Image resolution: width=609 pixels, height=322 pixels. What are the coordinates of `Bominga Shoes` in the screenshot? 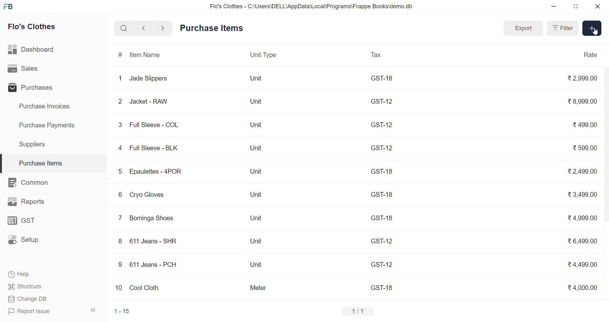 It's located at (154, 218).